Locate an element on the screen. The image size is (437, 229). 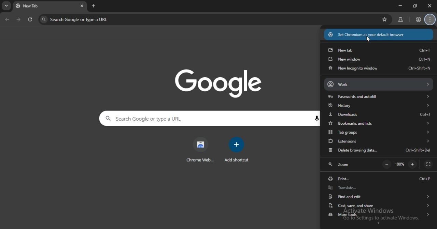
current tab is located at coordinates (47, 6).